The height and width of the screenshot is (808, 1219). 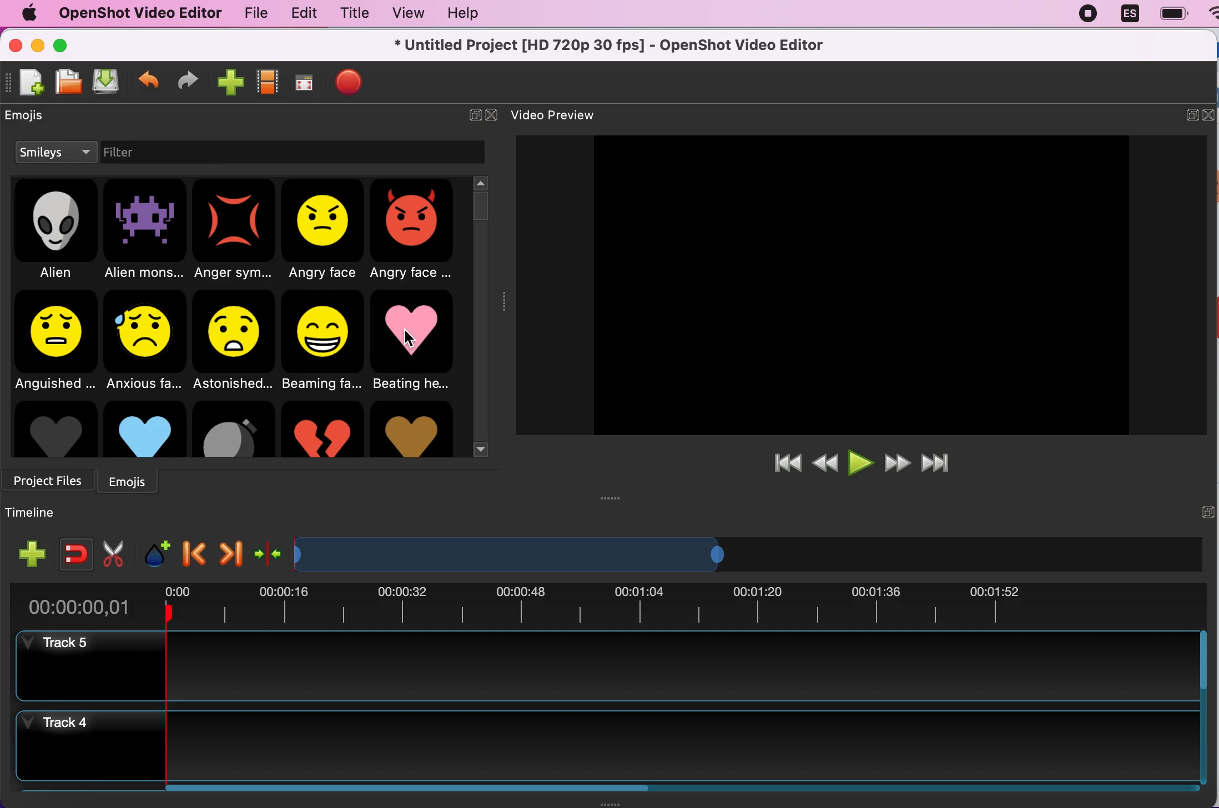 What do you see at coordinates (613, 44) in the screenshot?
I see `* Untitled Project [HD 720p 30 fps] - OpenShot Video Editor` at bounding box center [613, 44].